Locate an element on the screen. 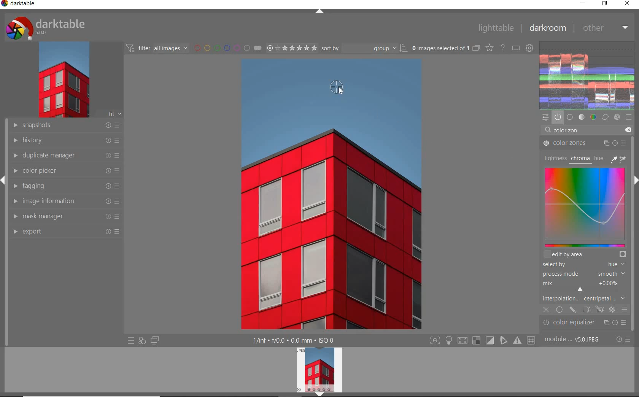  snapshots is located at coordinates (65, 126).